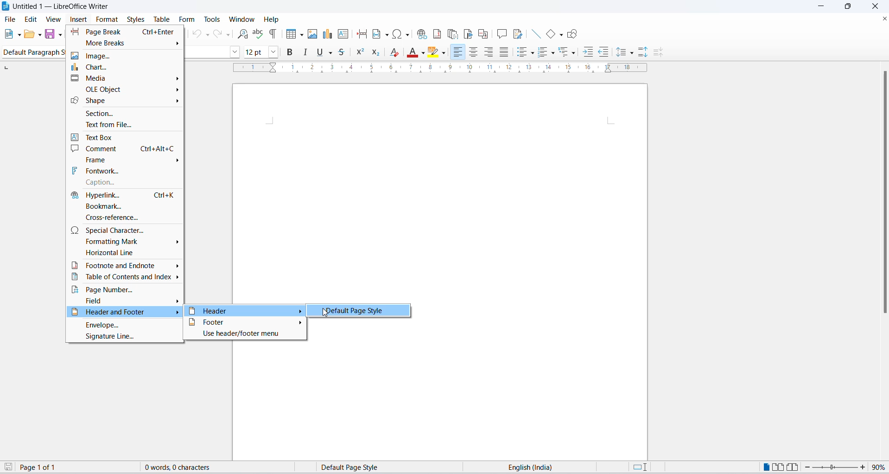  What do you see at coordinates (125, 32) in the screenshot?
I see `page break` at bounding box center [125, 32].